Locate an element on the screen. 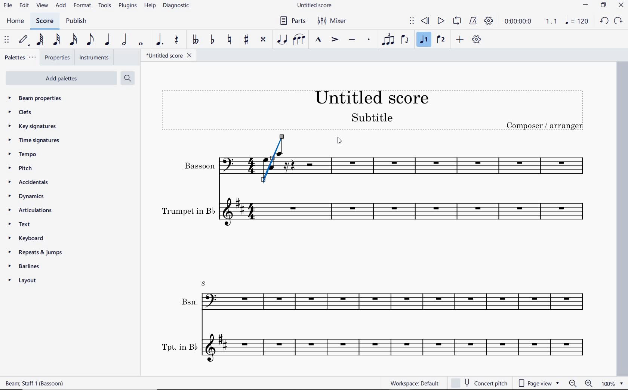 The width and height of the screenshot is (628, 390). quarter note is located at coordinates (108, 40).